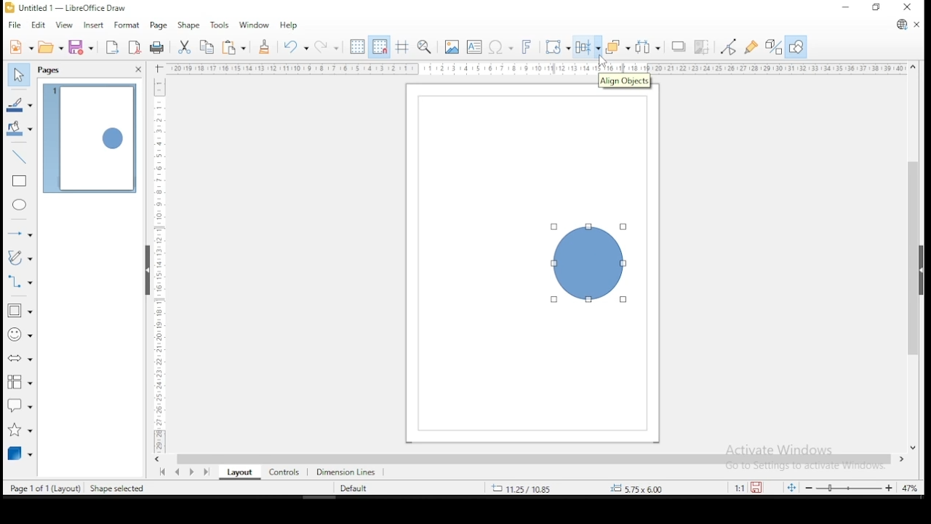  I want to click on curves and polygons, so click(20, 258).